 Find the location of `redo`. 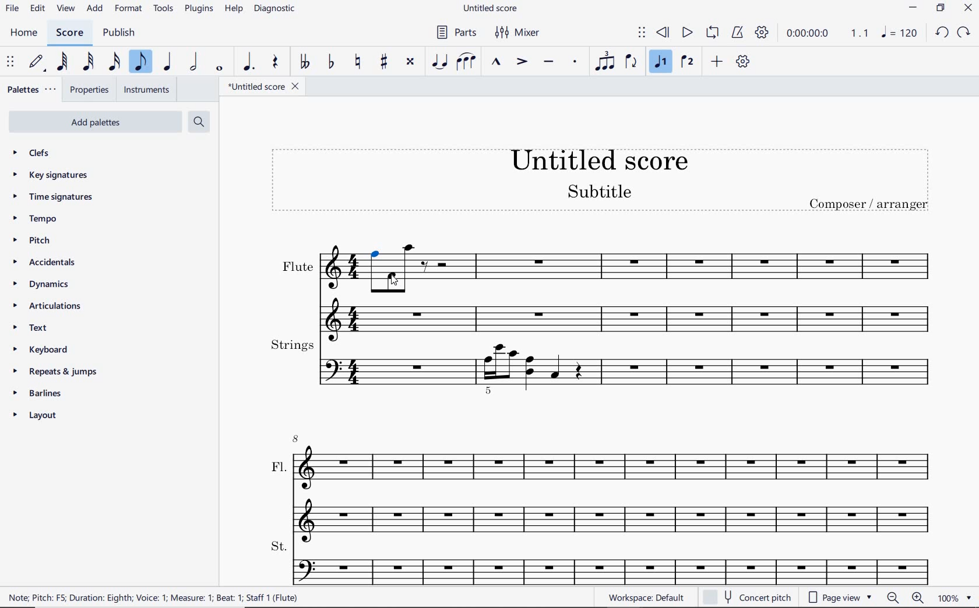

redo is located at coordinates (964, 33).